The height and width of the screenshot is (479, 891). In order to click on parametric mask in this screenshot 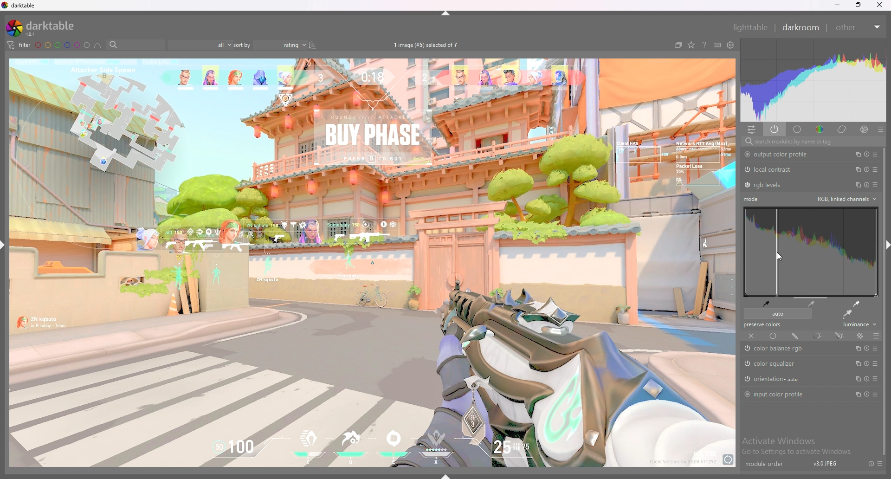, I will do `click(817, 336)`.